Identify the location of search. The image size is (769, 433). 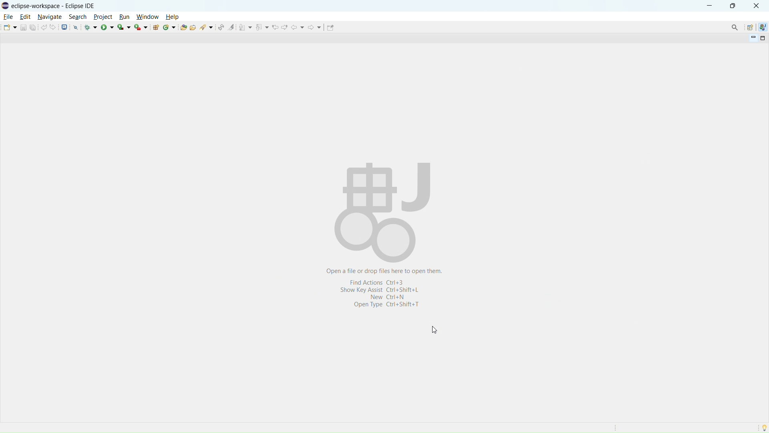
(78, 17).